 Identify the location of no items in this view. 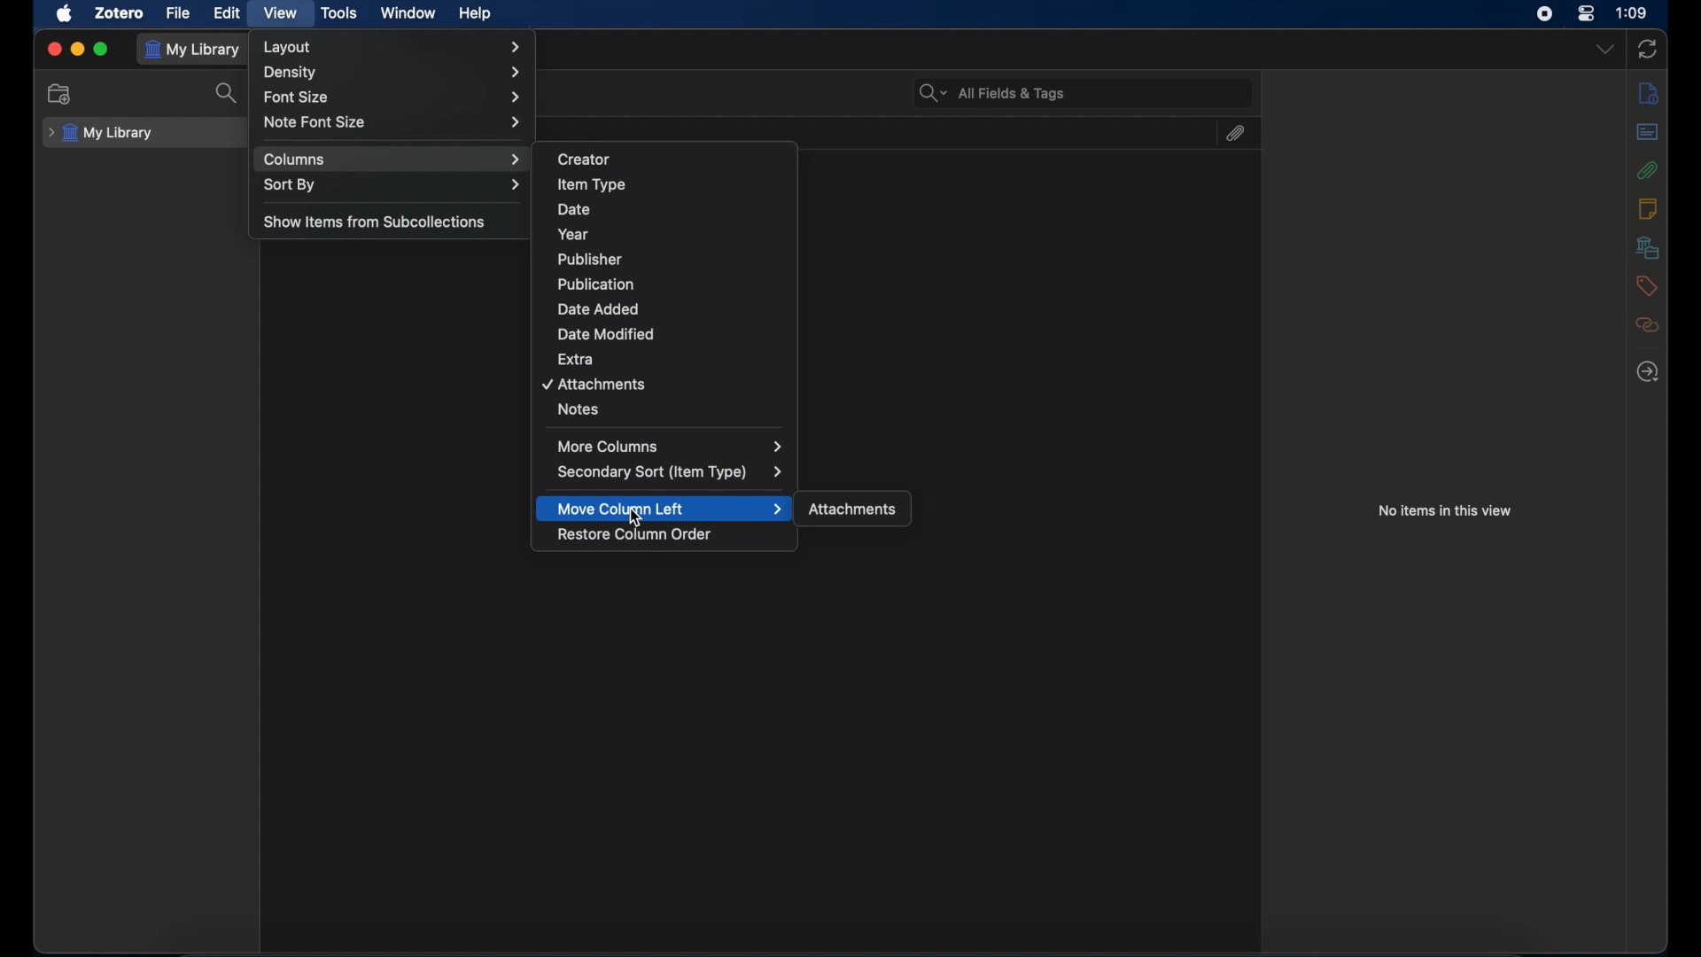
(1446, 510).